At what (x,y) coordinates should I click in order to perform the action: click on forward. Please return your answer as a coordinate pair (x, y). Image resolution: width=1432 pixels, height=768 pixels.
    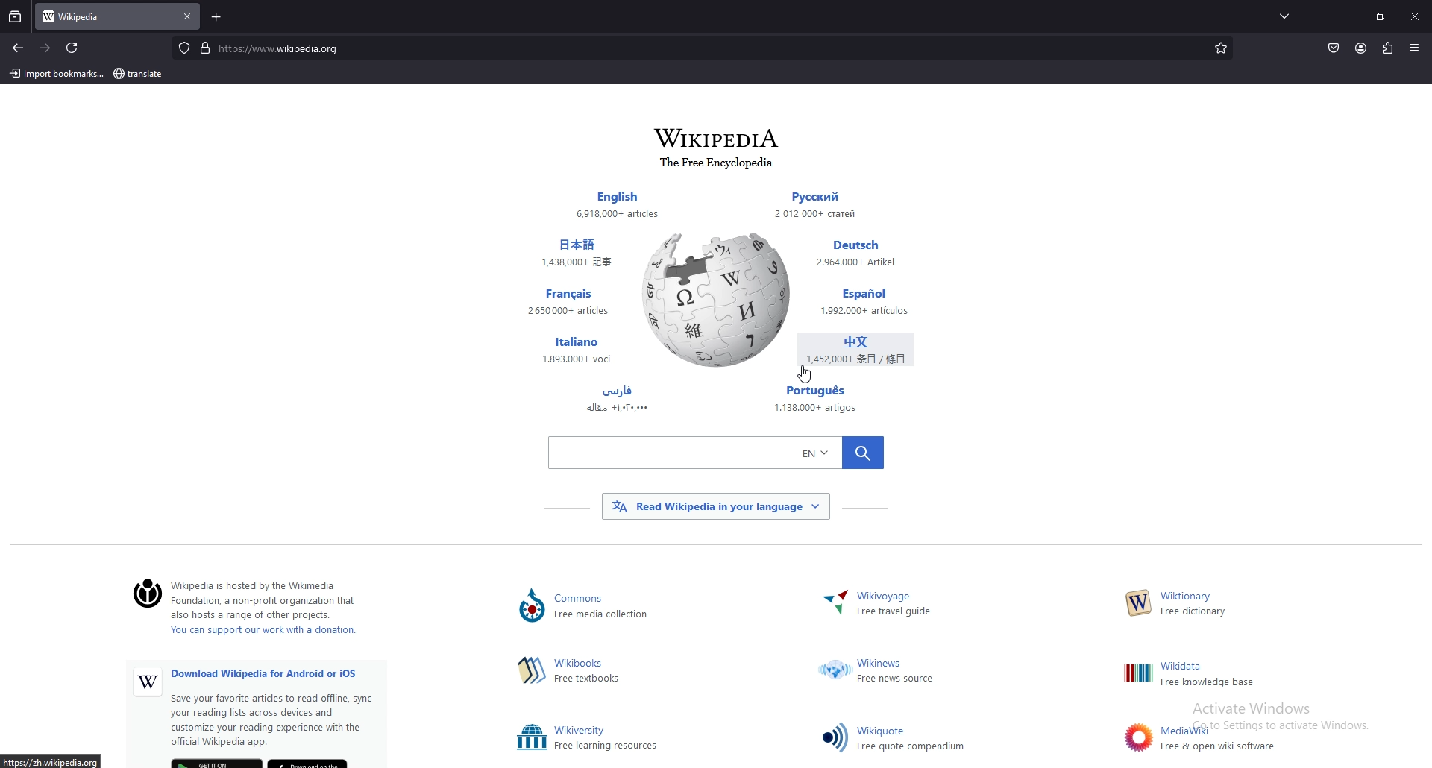
    Looking at the image, I should click on (45, 48).